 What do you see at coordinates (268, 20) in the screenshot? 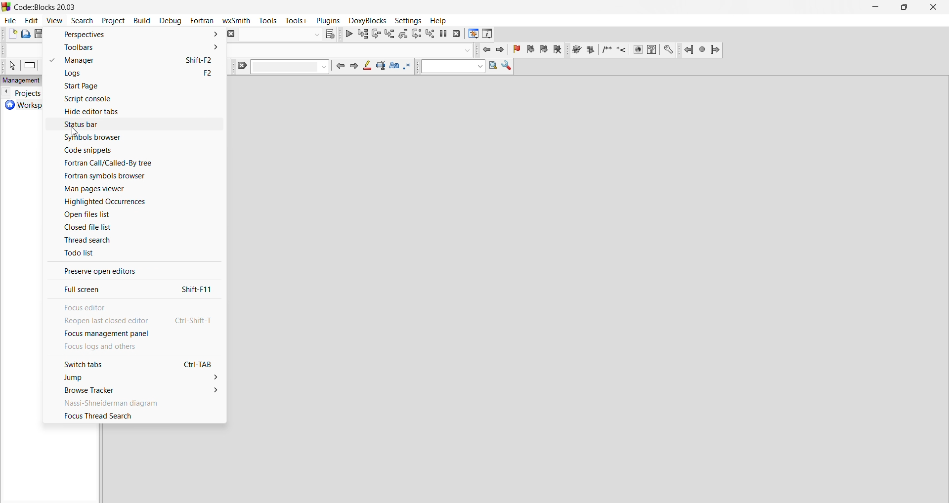
I see `tools` at bounding box center [268, 20].